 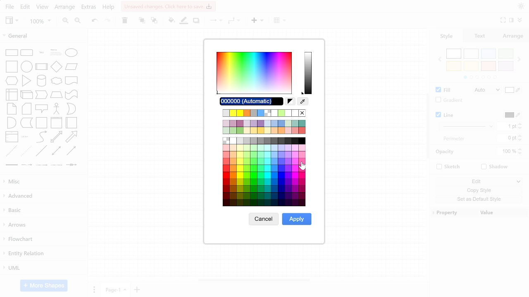 I want to click on apply, so click(x=296, y=219).